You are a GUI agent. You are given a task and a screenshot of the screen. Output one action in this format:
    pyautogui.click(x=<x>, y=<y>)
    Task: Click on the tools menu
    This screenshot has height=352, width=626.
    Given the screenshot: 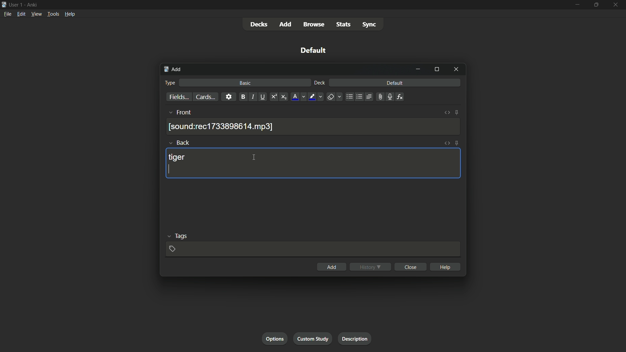 What is the action you would take?
    pyautogui.click(x=53, y=14)
    